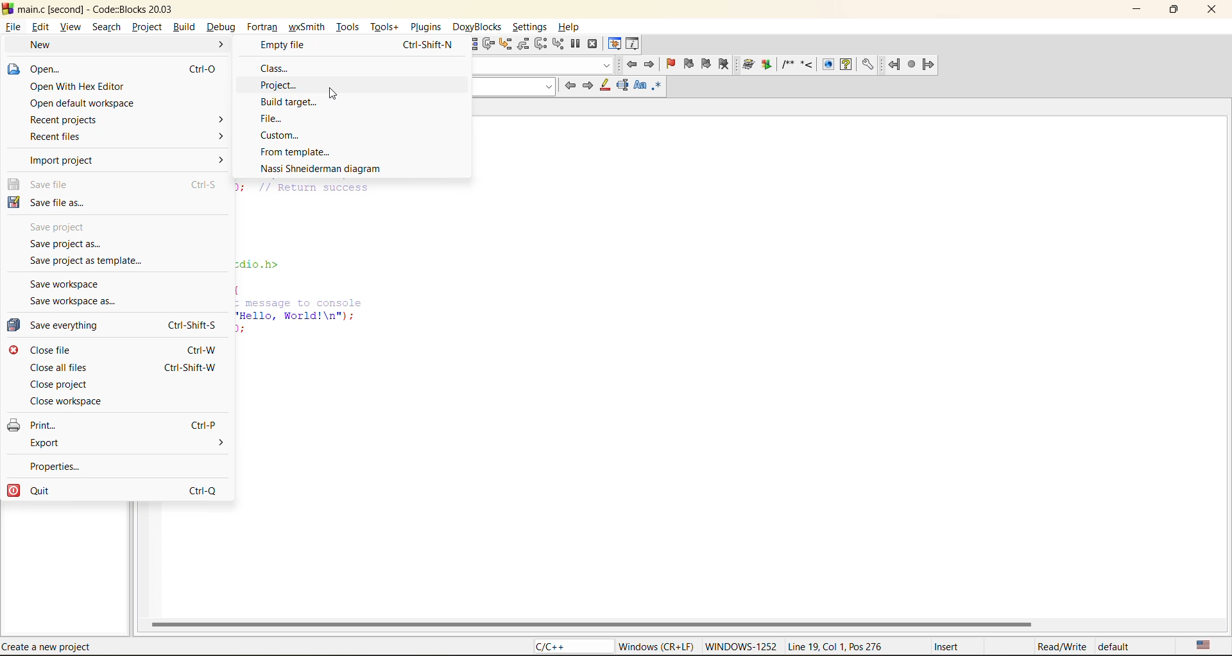  What do you see at coordinates (531, 26) in the screenshot?
I see `settings` at bounding box center [531, 26].